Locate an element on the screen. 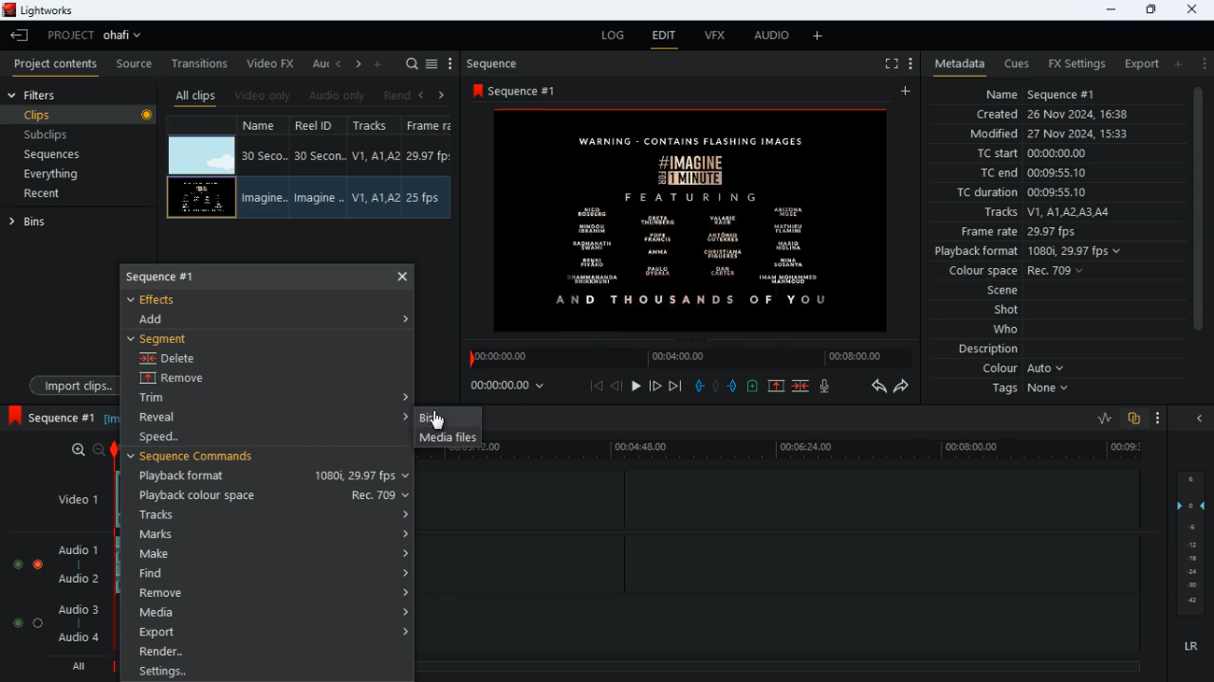 The image size is (1214, 682). right is located at coordinates (359, 65).